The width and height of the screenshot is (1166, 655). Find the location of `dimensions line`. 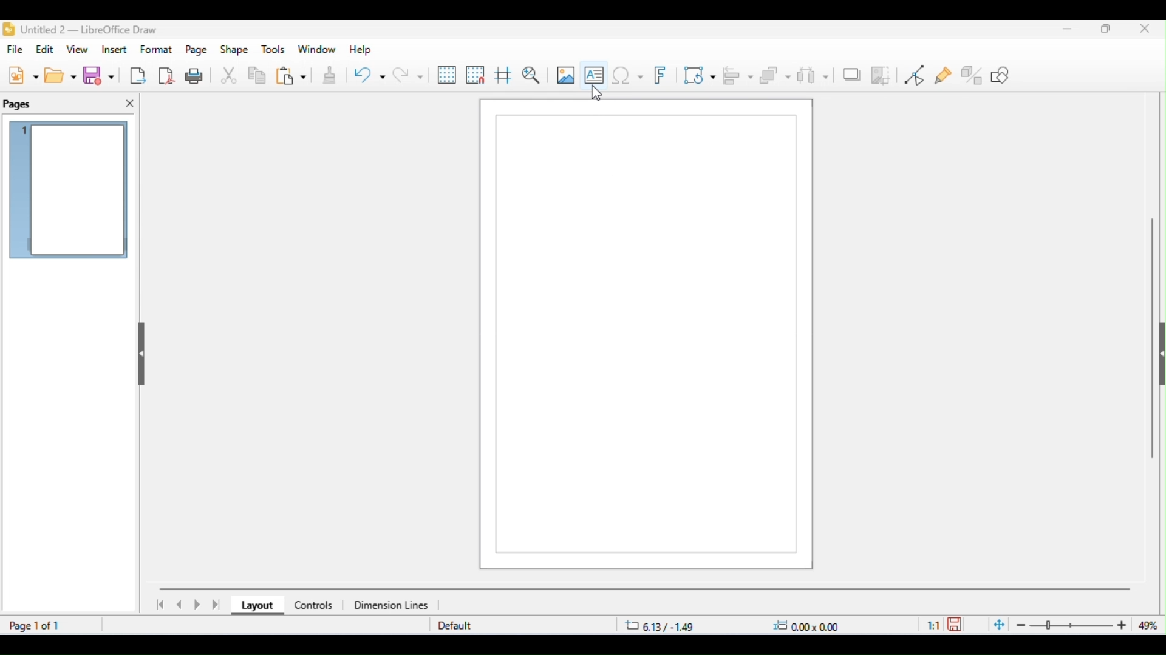

dimensions line is located at coordinates (393, 605).